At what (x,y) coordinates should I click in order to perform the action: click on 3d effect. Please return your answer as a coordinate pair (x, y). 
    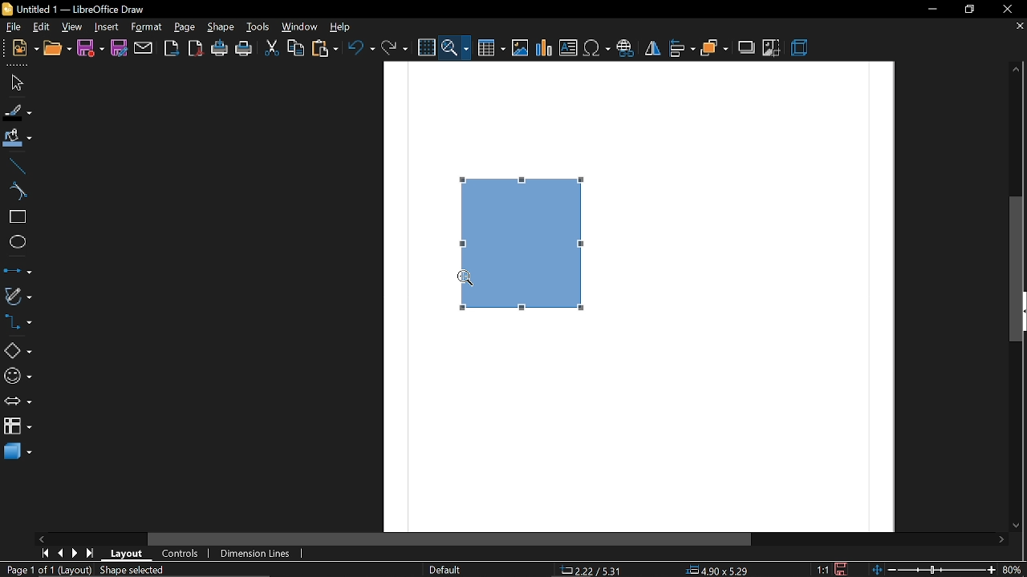
    Looking at the image, I should click on (801, 49).